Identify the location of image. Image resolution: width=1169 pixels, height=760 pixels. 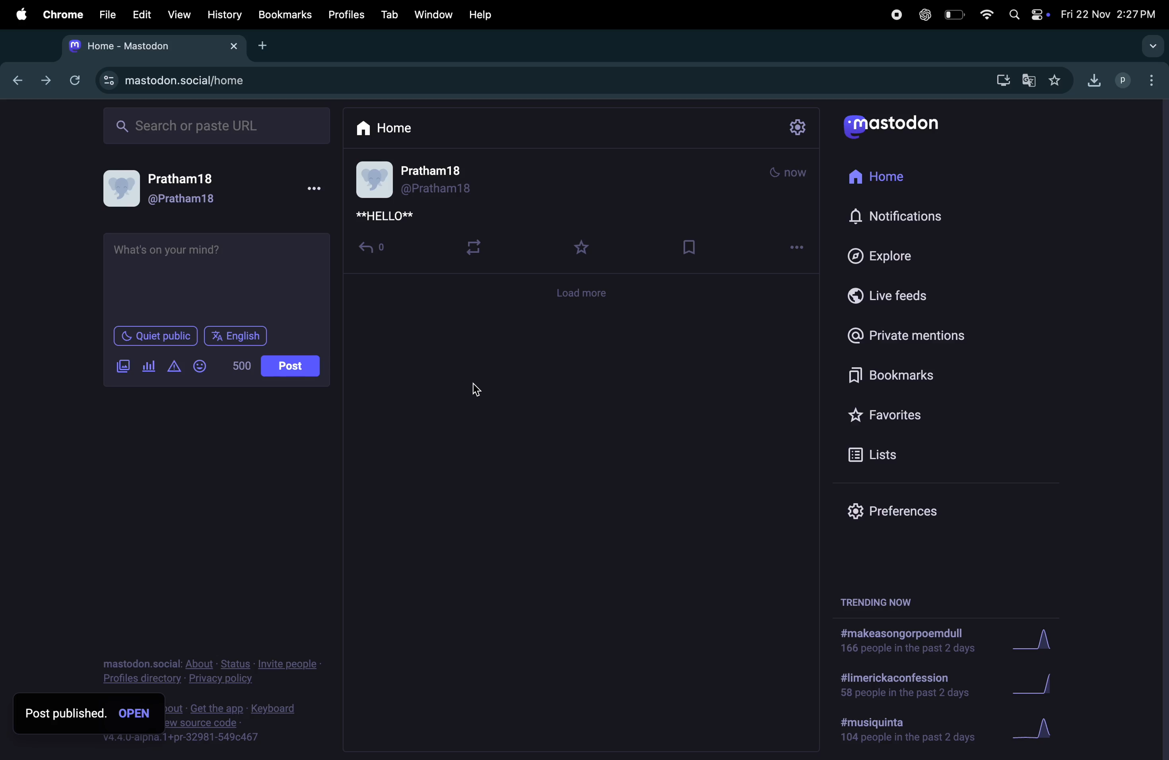
(124, 364).